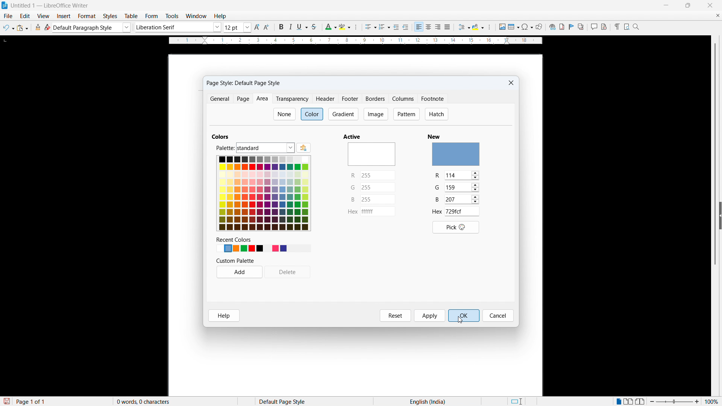 The image size is (722, 406). What do you see at coordinates (326, 99) in the screenshot?
I see `Header ` at bounding box center [326, 99].